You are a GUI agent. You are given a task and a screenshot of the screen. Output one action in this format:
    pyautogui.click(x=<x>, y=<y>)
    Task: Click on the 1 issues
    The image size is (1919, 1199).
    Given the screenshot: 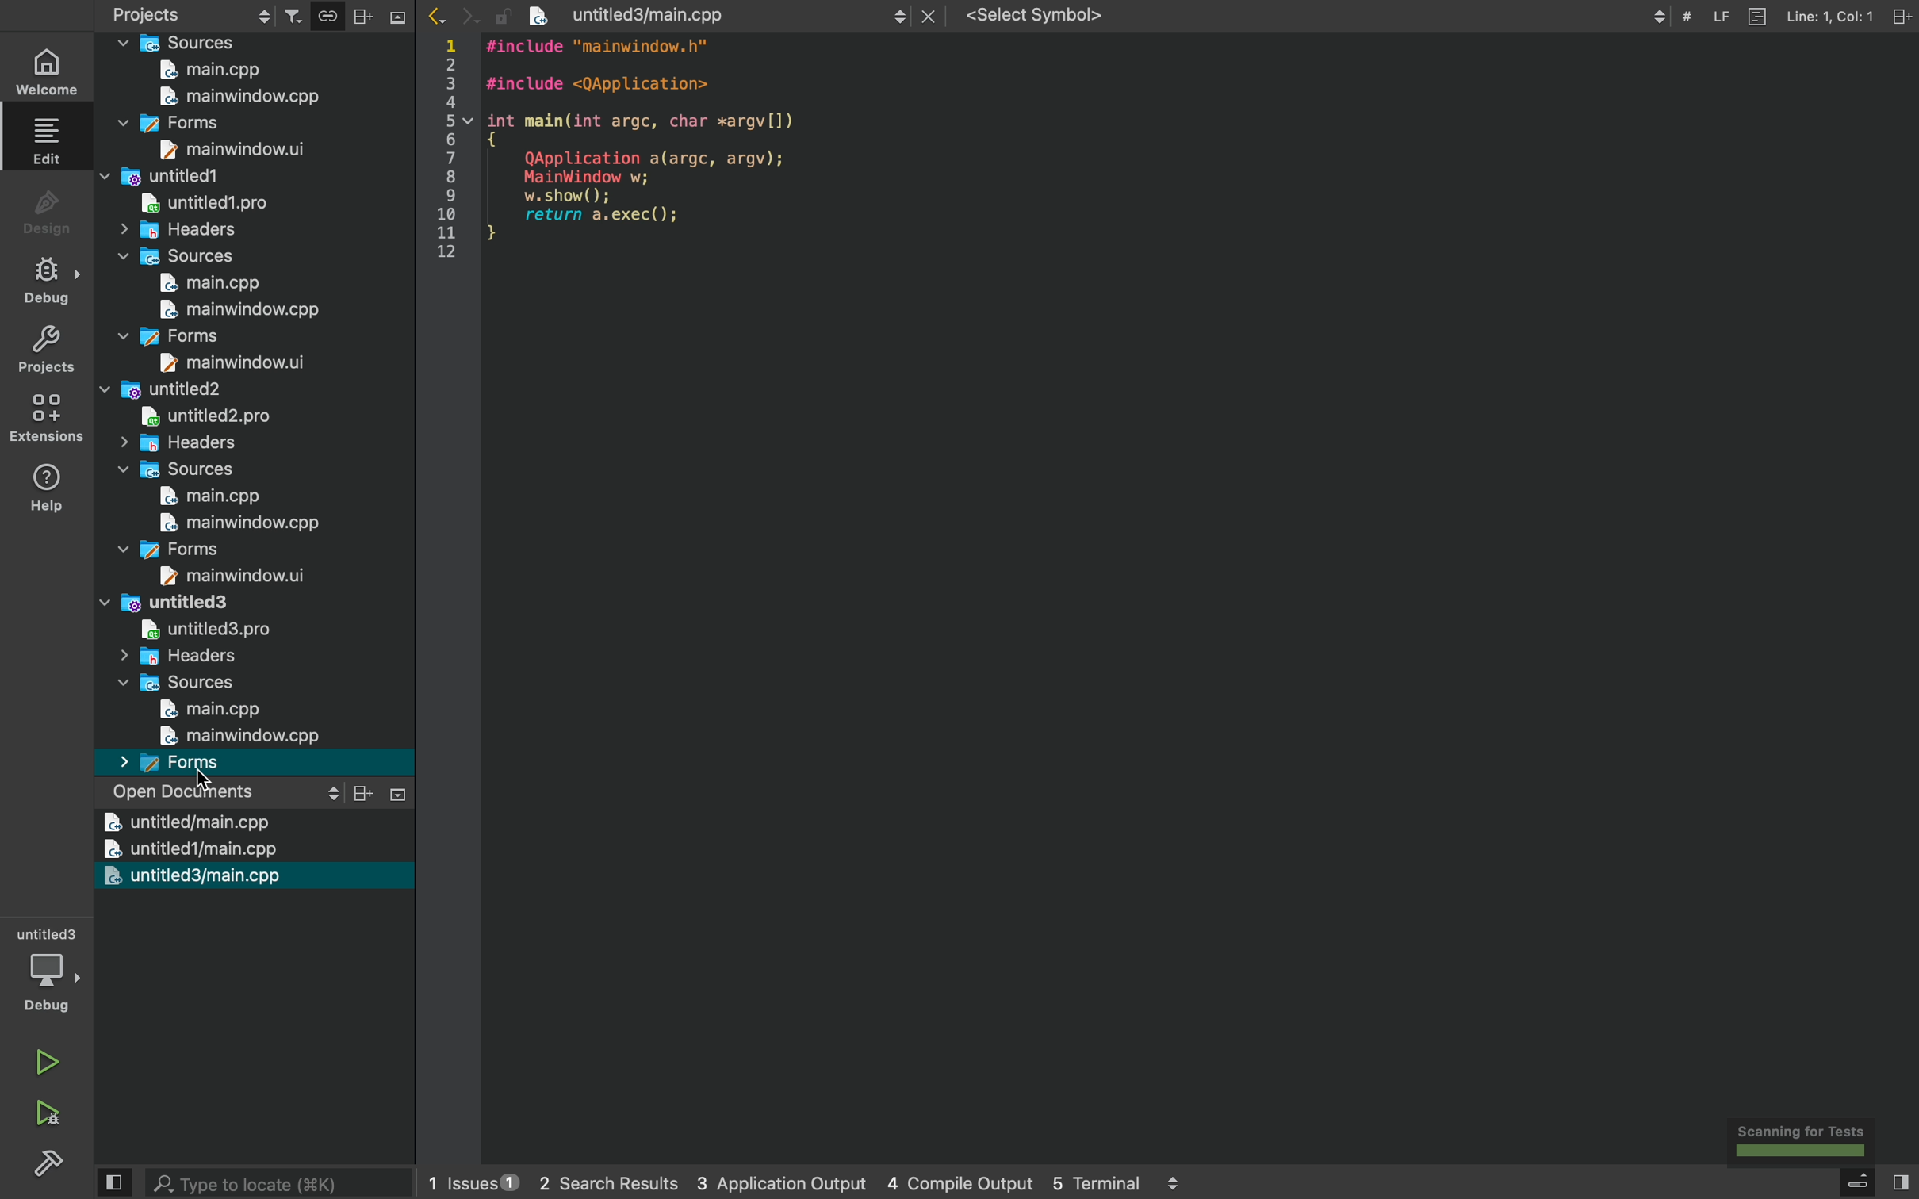 What is the action you would take?
    pyautogui.click(x=463, y=1179)
    